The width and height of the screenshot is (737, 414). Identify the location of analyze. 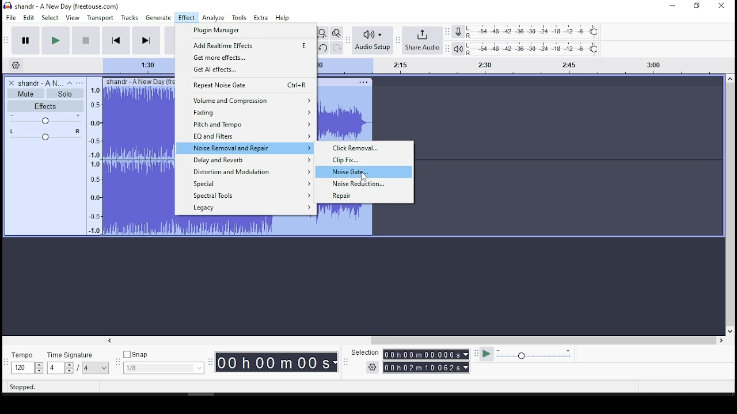
(214, 17).